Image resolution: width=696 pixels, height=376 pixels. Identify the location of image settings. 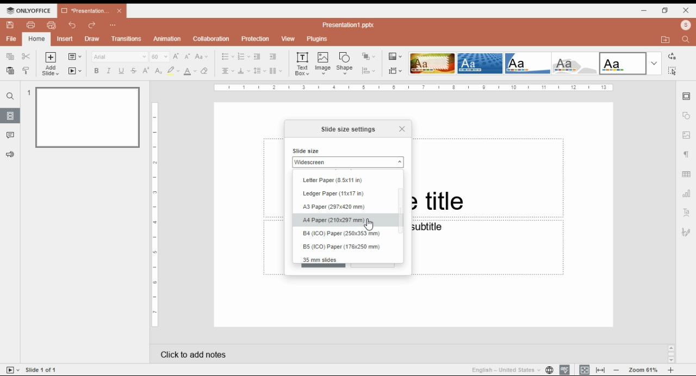
(687, 136).